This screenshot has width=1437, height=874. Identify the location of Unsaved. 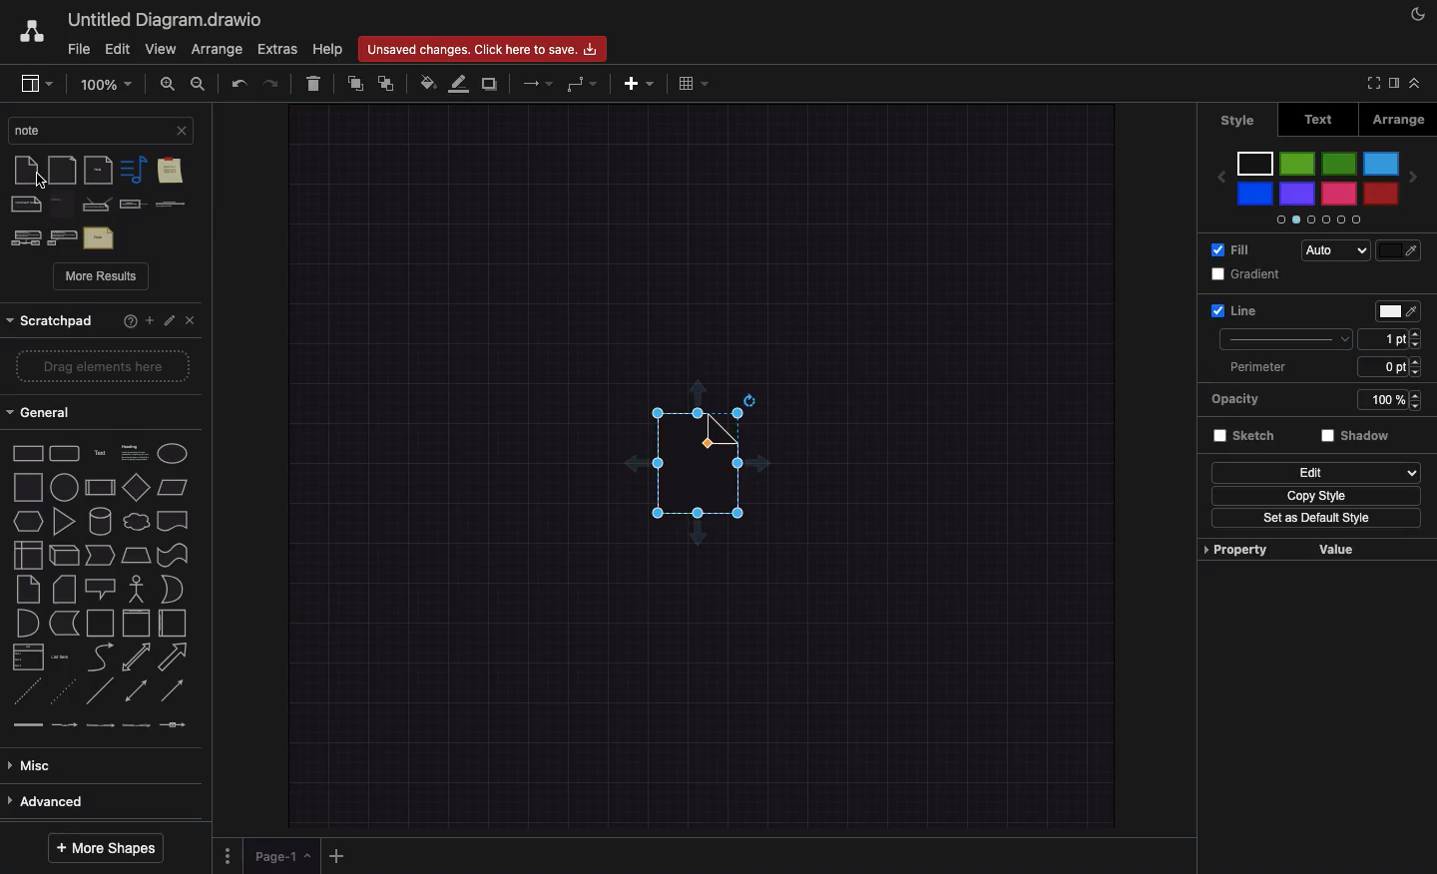
(482, 50).